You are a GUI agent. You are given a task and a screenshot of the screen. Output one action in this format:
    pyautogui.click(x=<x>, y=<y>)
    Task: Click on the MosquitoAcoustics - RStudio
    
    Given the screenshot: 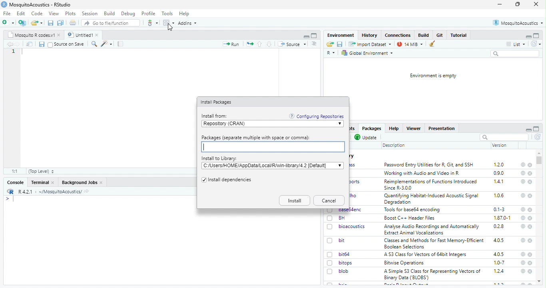 What is the action you would take?
    pyautogui.click(x=40, y=5)
    